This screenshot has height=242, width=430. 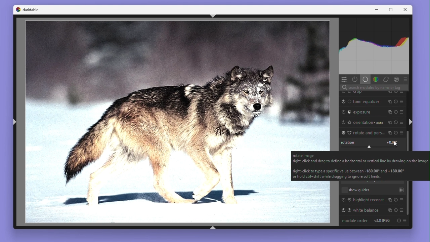 What do you see at coordinates (355, 220) in the screenshot?
I see `Module order` at bounding box center [355, 220].